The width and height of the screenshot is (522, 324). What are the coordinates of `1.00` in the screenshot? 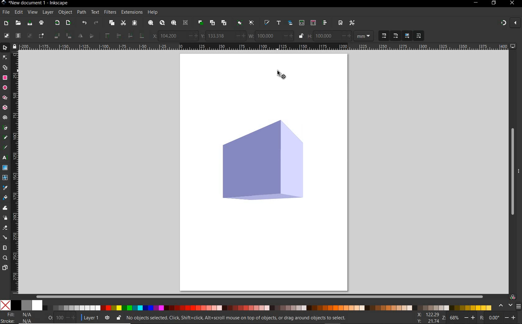 It's located at (42, 320).